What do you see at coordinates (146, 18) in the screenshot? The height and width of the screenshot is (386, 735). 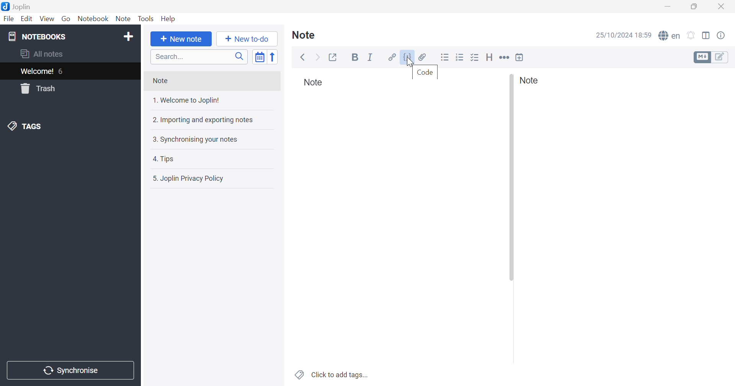 I see `Tools` at bounding box center [146, 18].